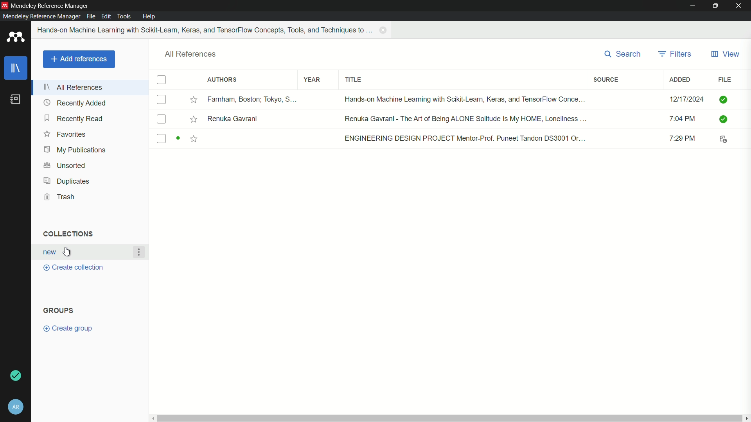 The height and width of the screenshot is (422, 751). What do you see at coordinates (221, 80) in the screenshot?
I see `authors` at bounding box center [221, 80].